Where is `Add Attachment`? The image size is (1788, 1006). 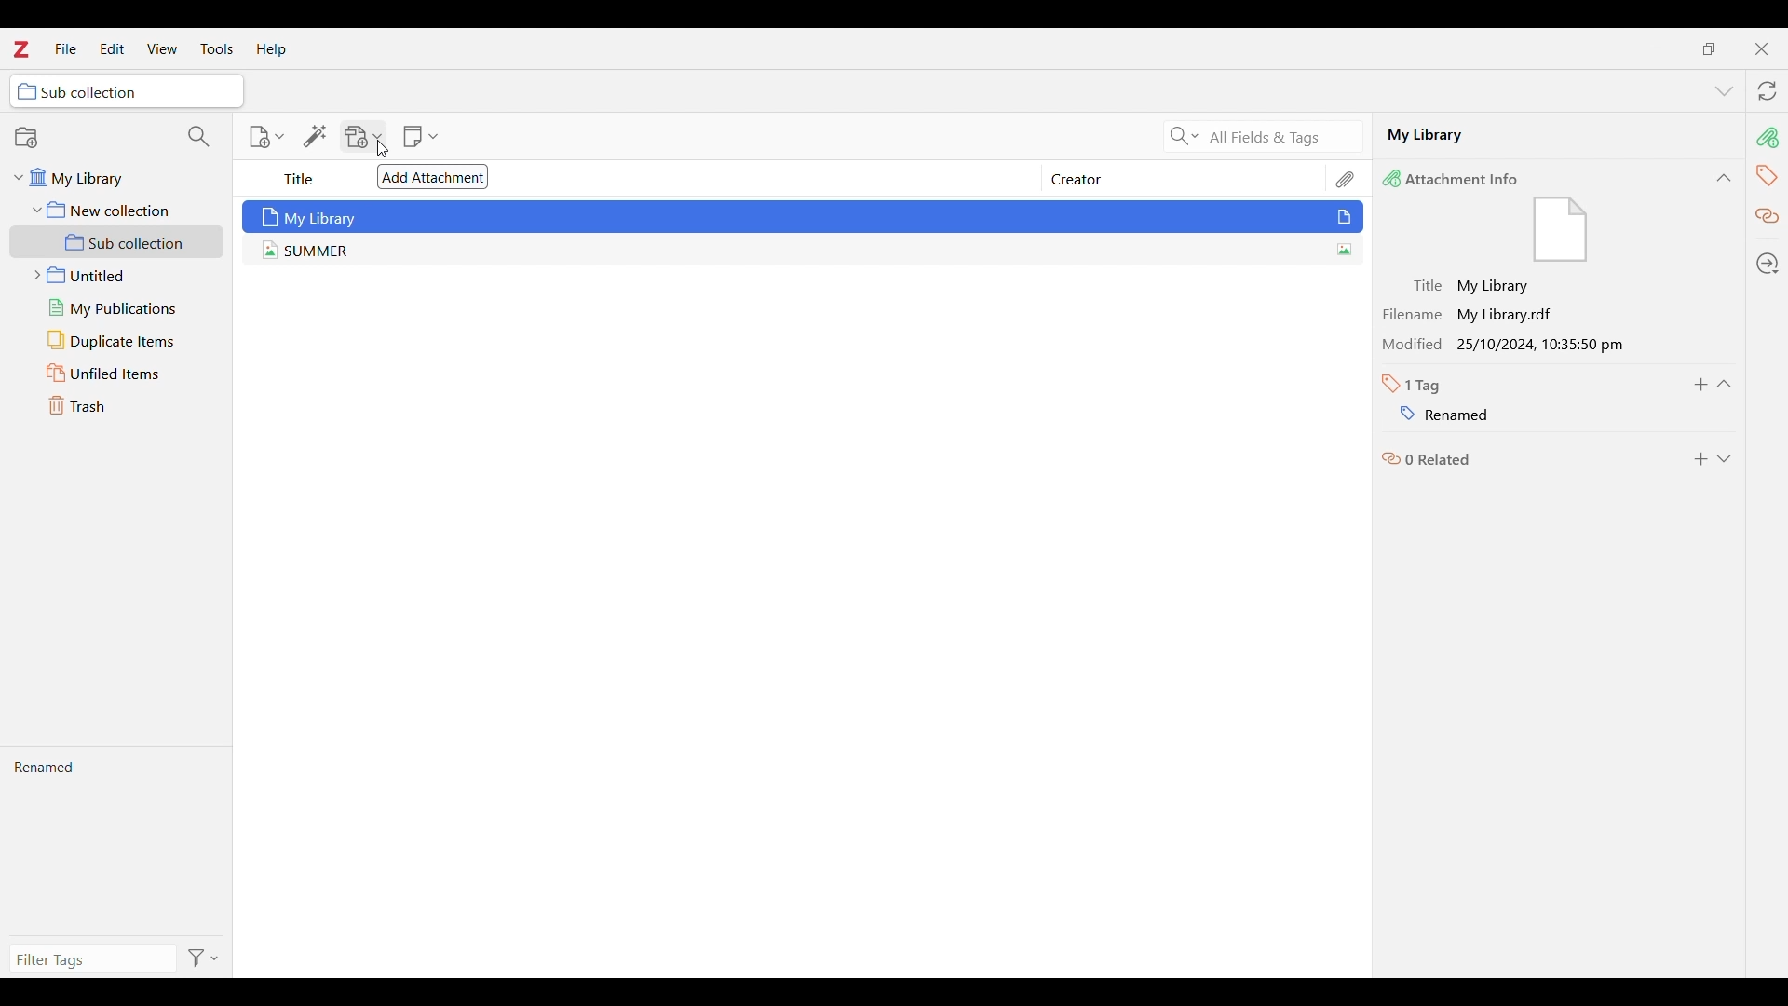 Add Attachment is located at coordinates (433, 177).